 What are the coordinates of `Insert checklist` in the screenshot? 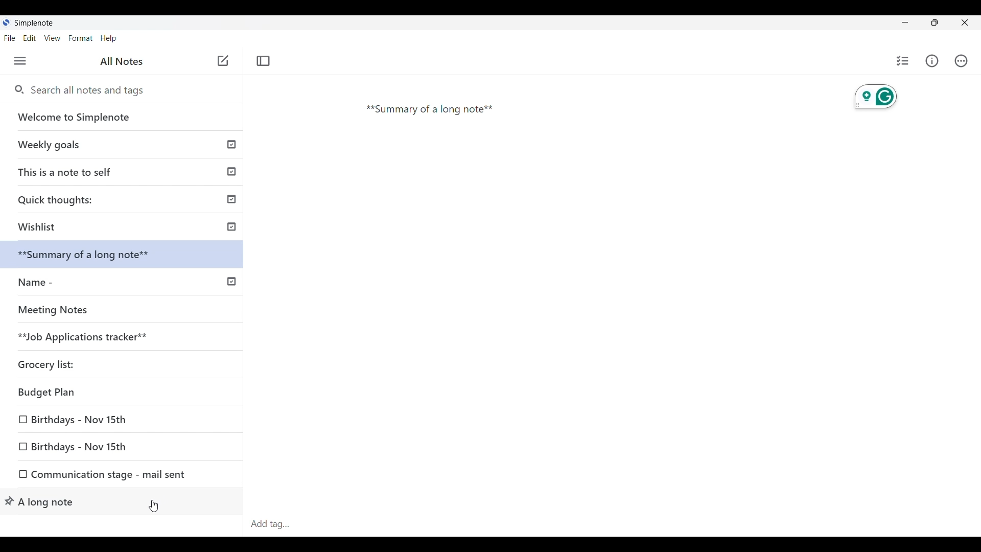 It's located at (903, 61).